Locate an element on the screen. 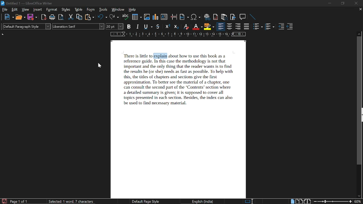  default page style is located at coordinates (145, 201).